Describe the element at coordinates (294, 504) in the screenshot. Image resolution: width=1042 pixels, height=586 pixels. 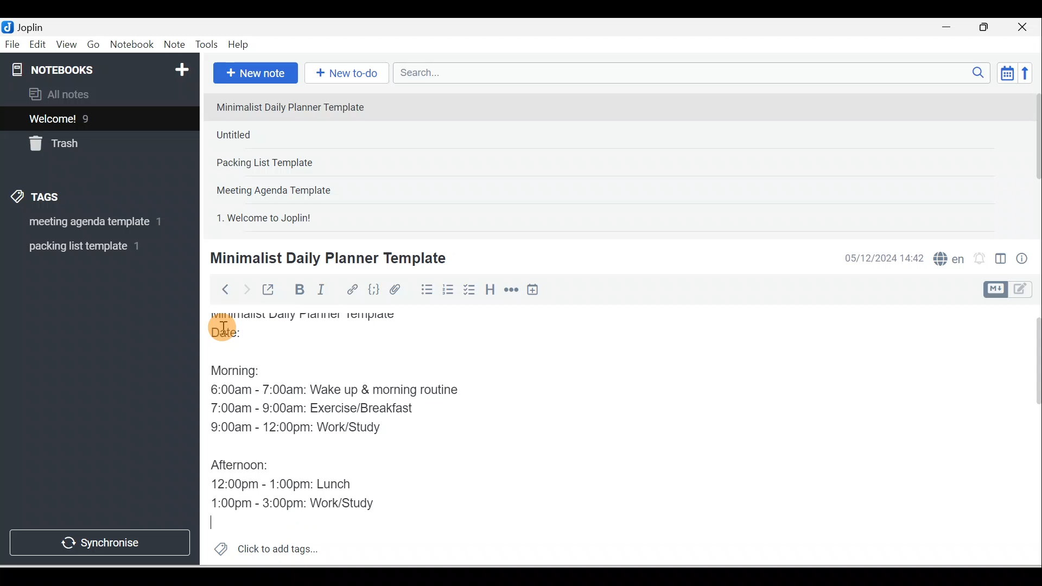
I see `1:00pm - 3:00pm: Work/Study` at that location.